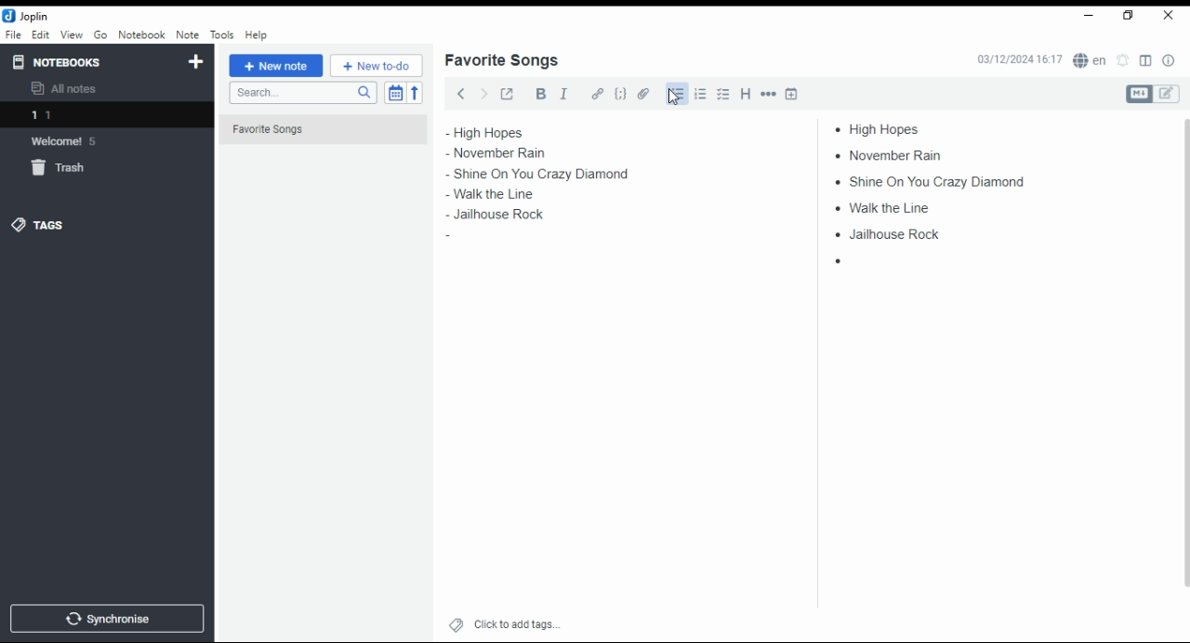 Image resolution: width=1190 pixels, height=643 pixels. I want to click on restore, so click(1130, 16).